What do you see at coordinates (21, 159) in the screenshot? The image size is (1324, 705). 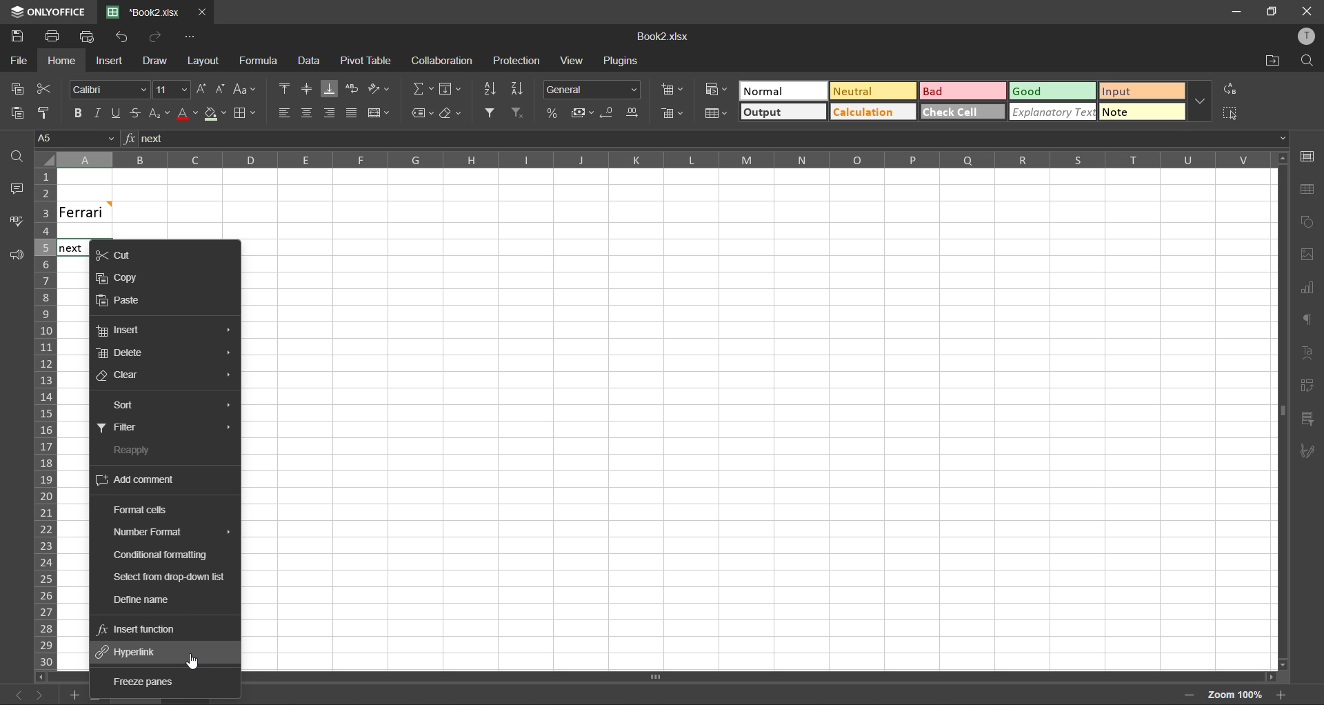 I see `find` at bounding box center [21, 159].